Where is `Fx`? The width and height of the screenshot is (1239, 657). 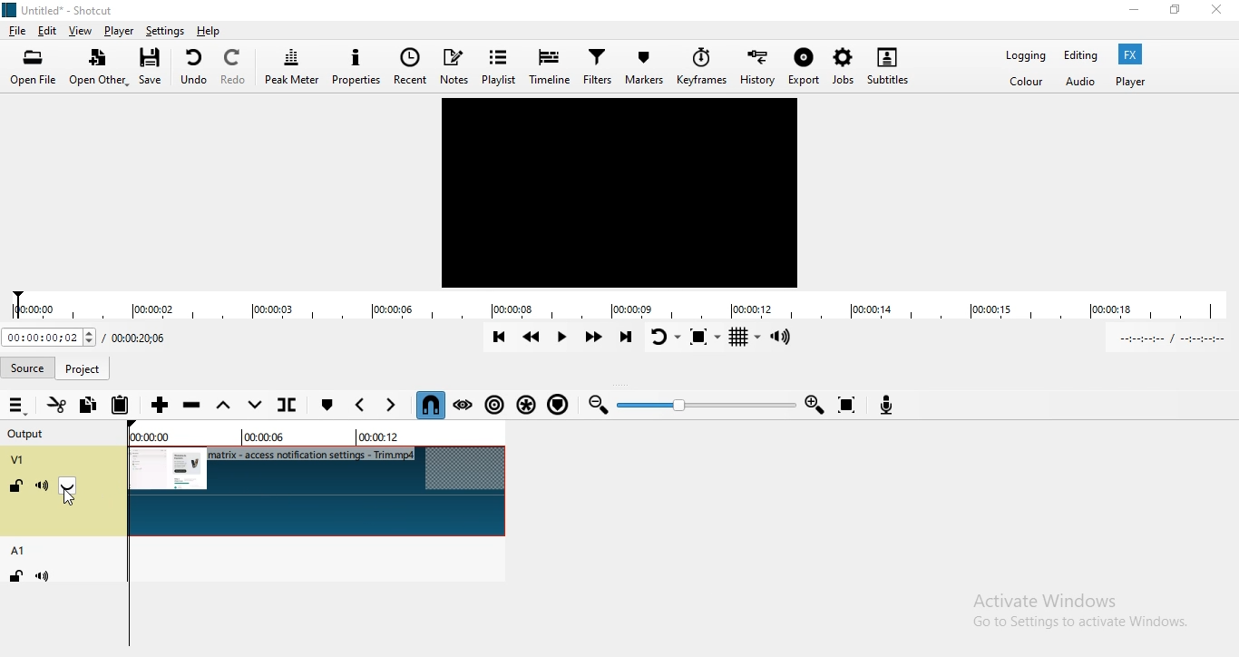
Fx is located at coordinates (1133, 54).